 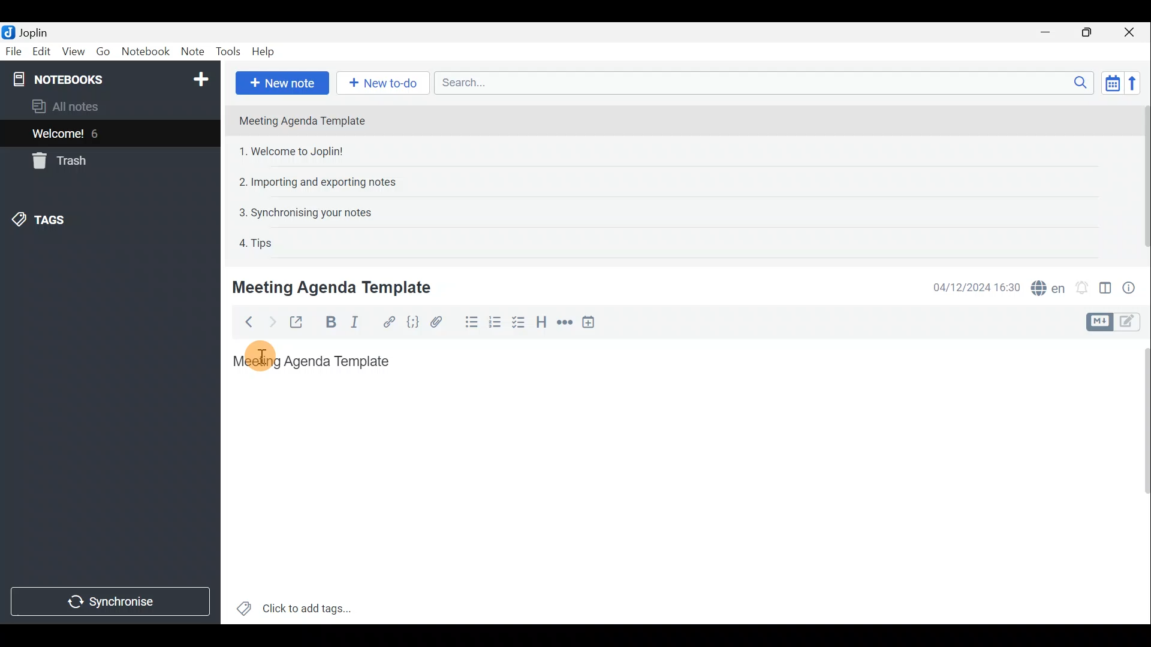 What do you see at coordinates (322, 182) in the screenshot?
I see `2. Importing and exporting notes` at bounding box center [322, 182].